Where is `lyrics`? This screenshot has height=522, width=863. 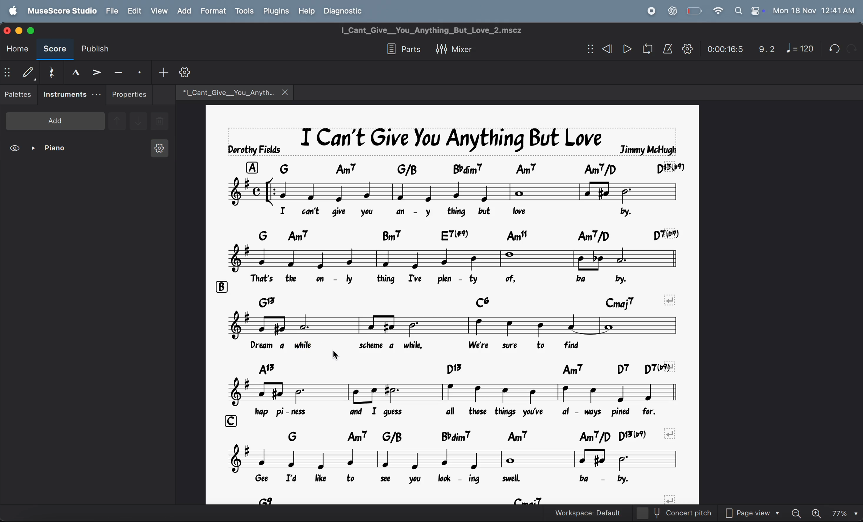
lyrics is located at coordinates (466, 213).